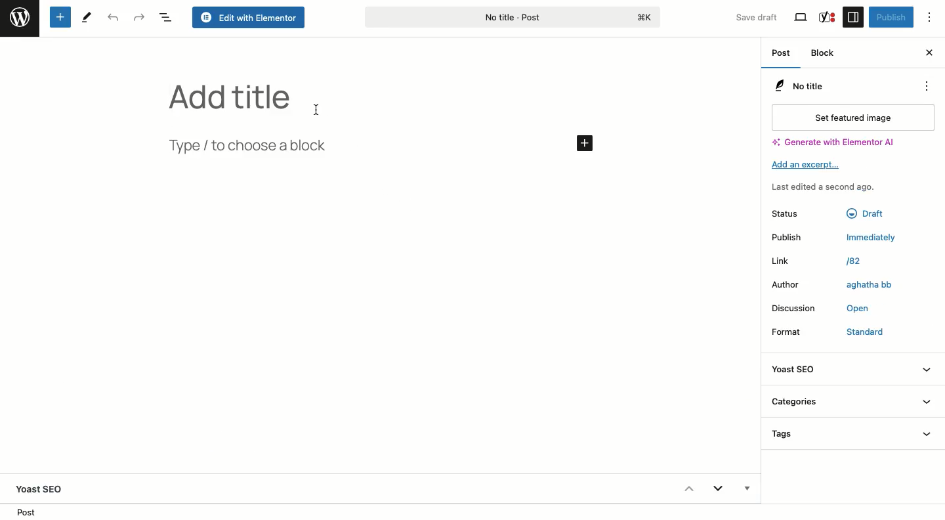 The height and width of the screenshot is (520, 945). What do you see at coordinates (802, 18) in the screenshot?
I see `View` at bounding box center [802, 18].